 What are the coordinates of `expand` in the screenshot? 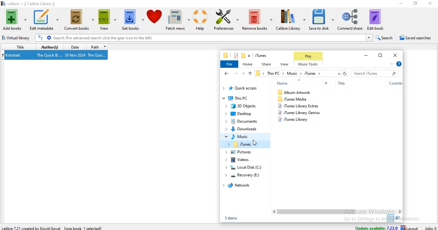 It's located at (391, 65).